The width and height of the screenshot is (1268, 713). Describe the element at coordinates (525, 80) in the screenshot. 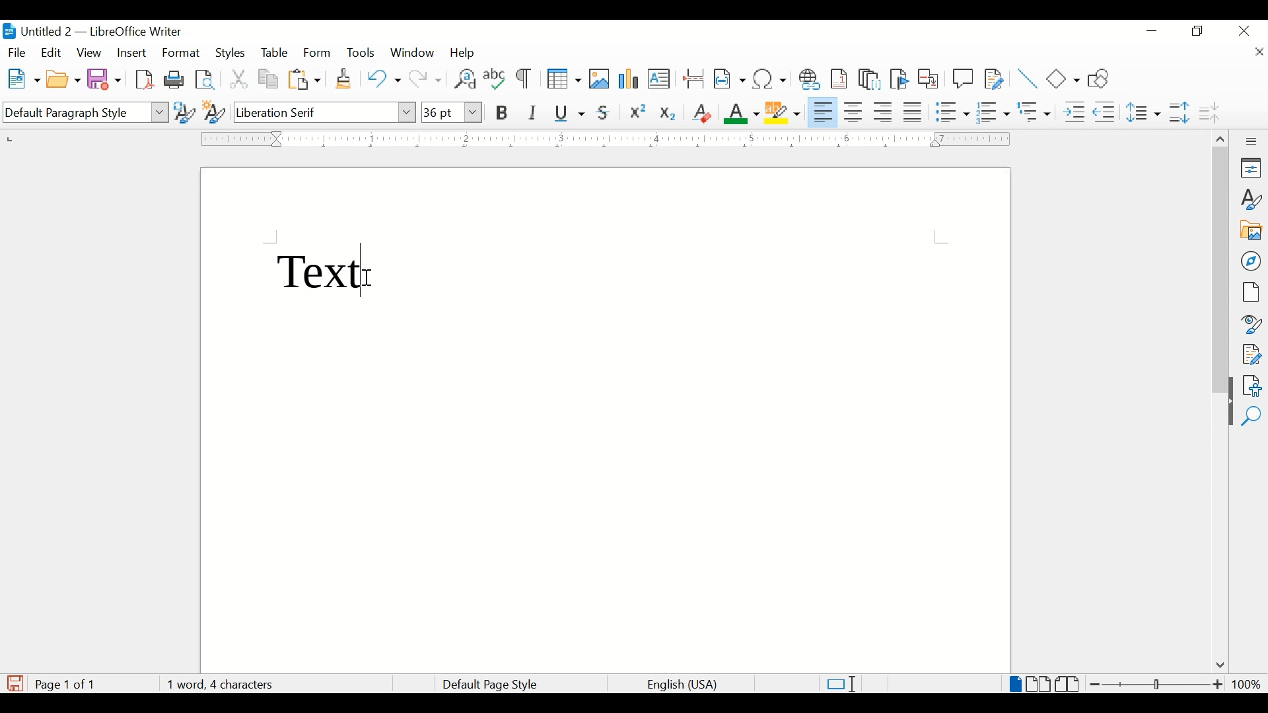

I see `toggle formatting marks` at that location.